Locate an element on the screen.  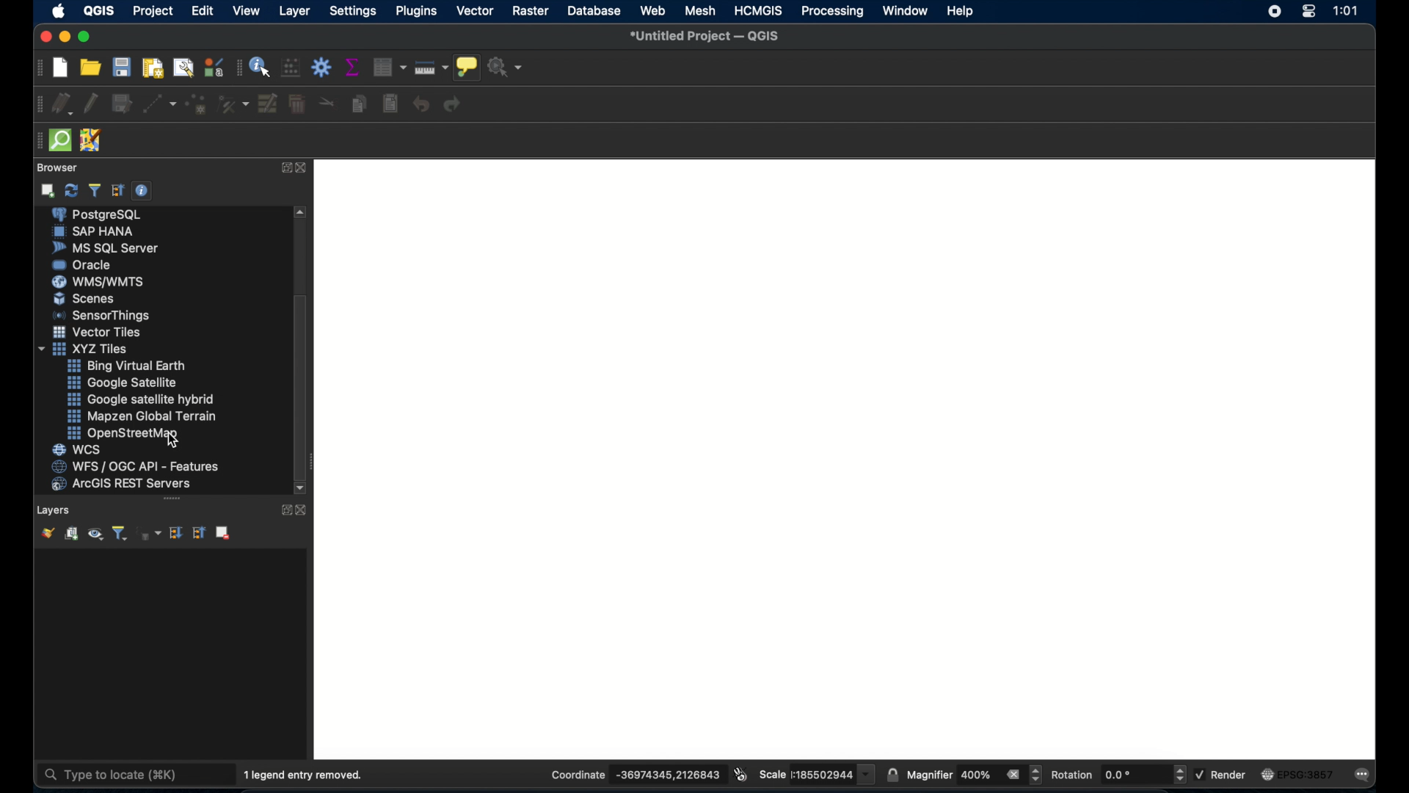
filter legend by expression  is located at coordinates (150, 534).